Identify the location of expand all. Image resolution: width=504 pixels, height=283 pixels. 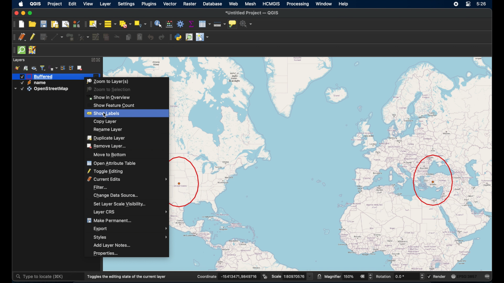
(62, 68).